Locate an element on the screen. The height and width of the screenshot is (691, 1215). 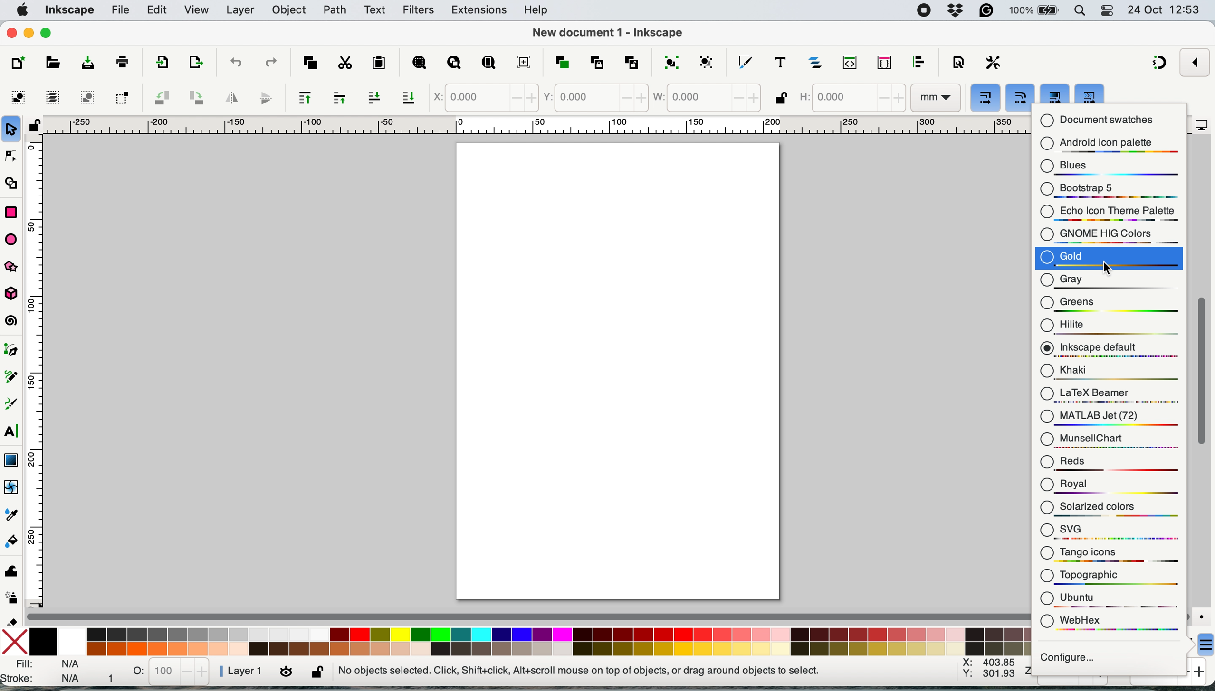
gradient tool is located at coordinates (12, 460).